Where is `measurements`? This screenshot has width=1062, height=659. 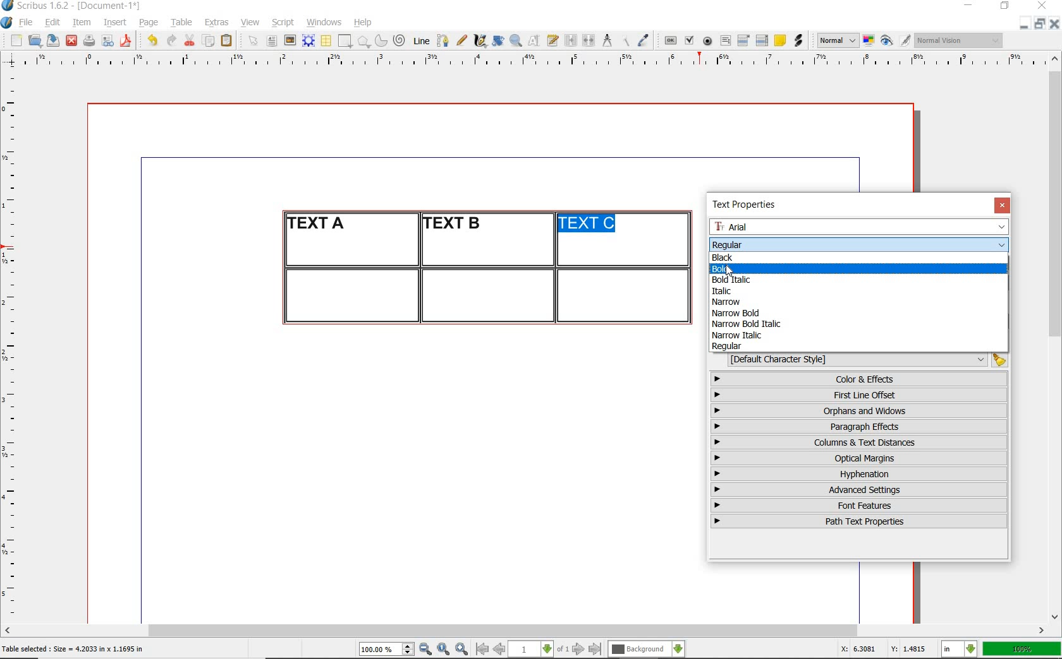 measurements is located at coordinates (607, 41).